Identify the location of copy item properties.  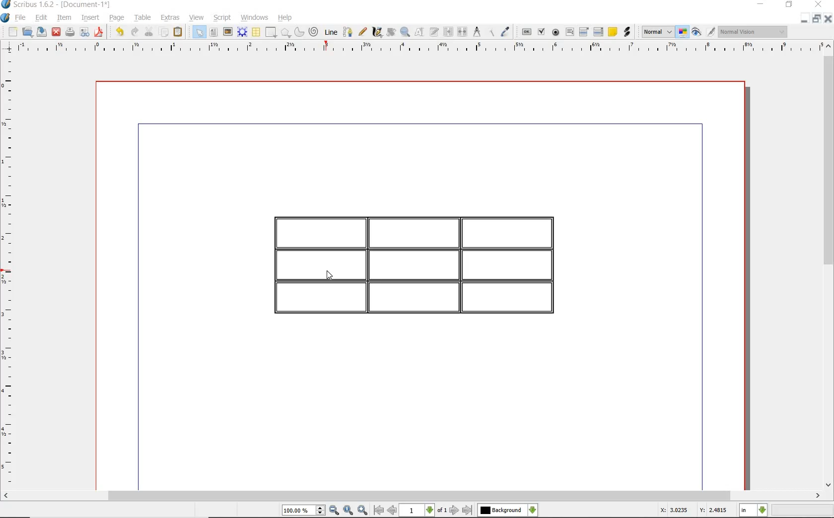
(493, 32).